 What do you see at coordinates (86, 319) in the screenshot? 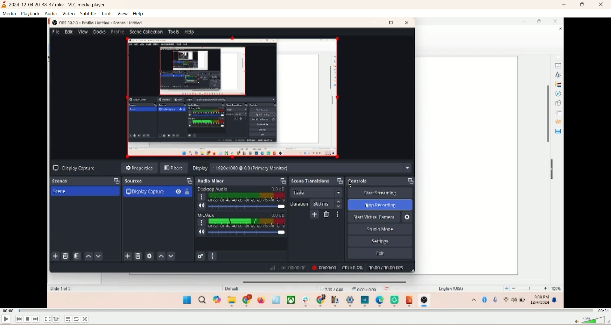
I see `shuffle` at bounding box center [86, 319].